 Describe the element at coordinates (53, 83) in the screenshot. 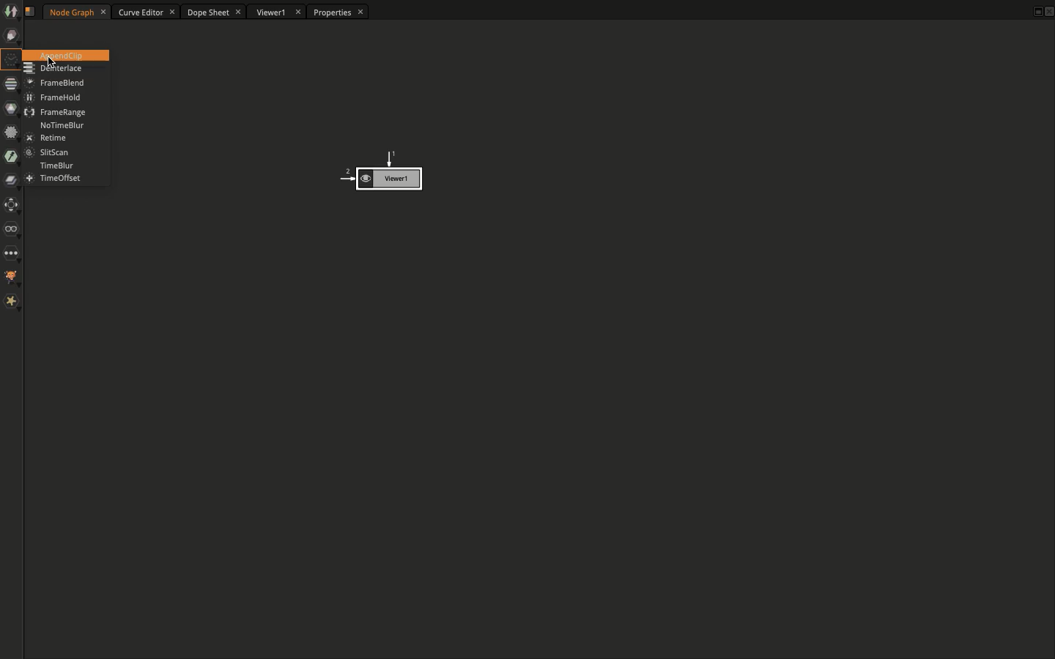

I see `FrameBlend` at that location.